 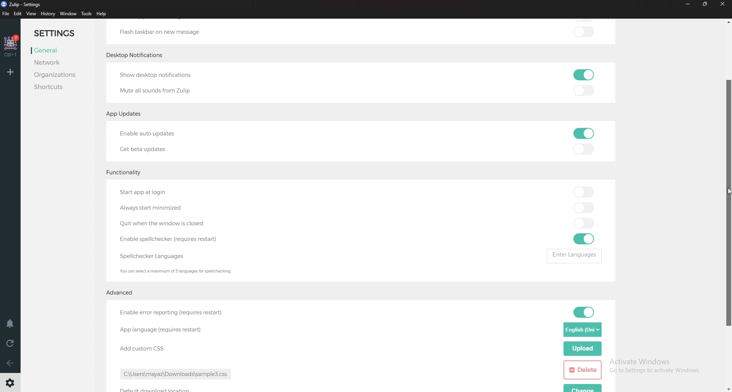 I want to click on Enable do not disturb, so click(x=12, y=324).